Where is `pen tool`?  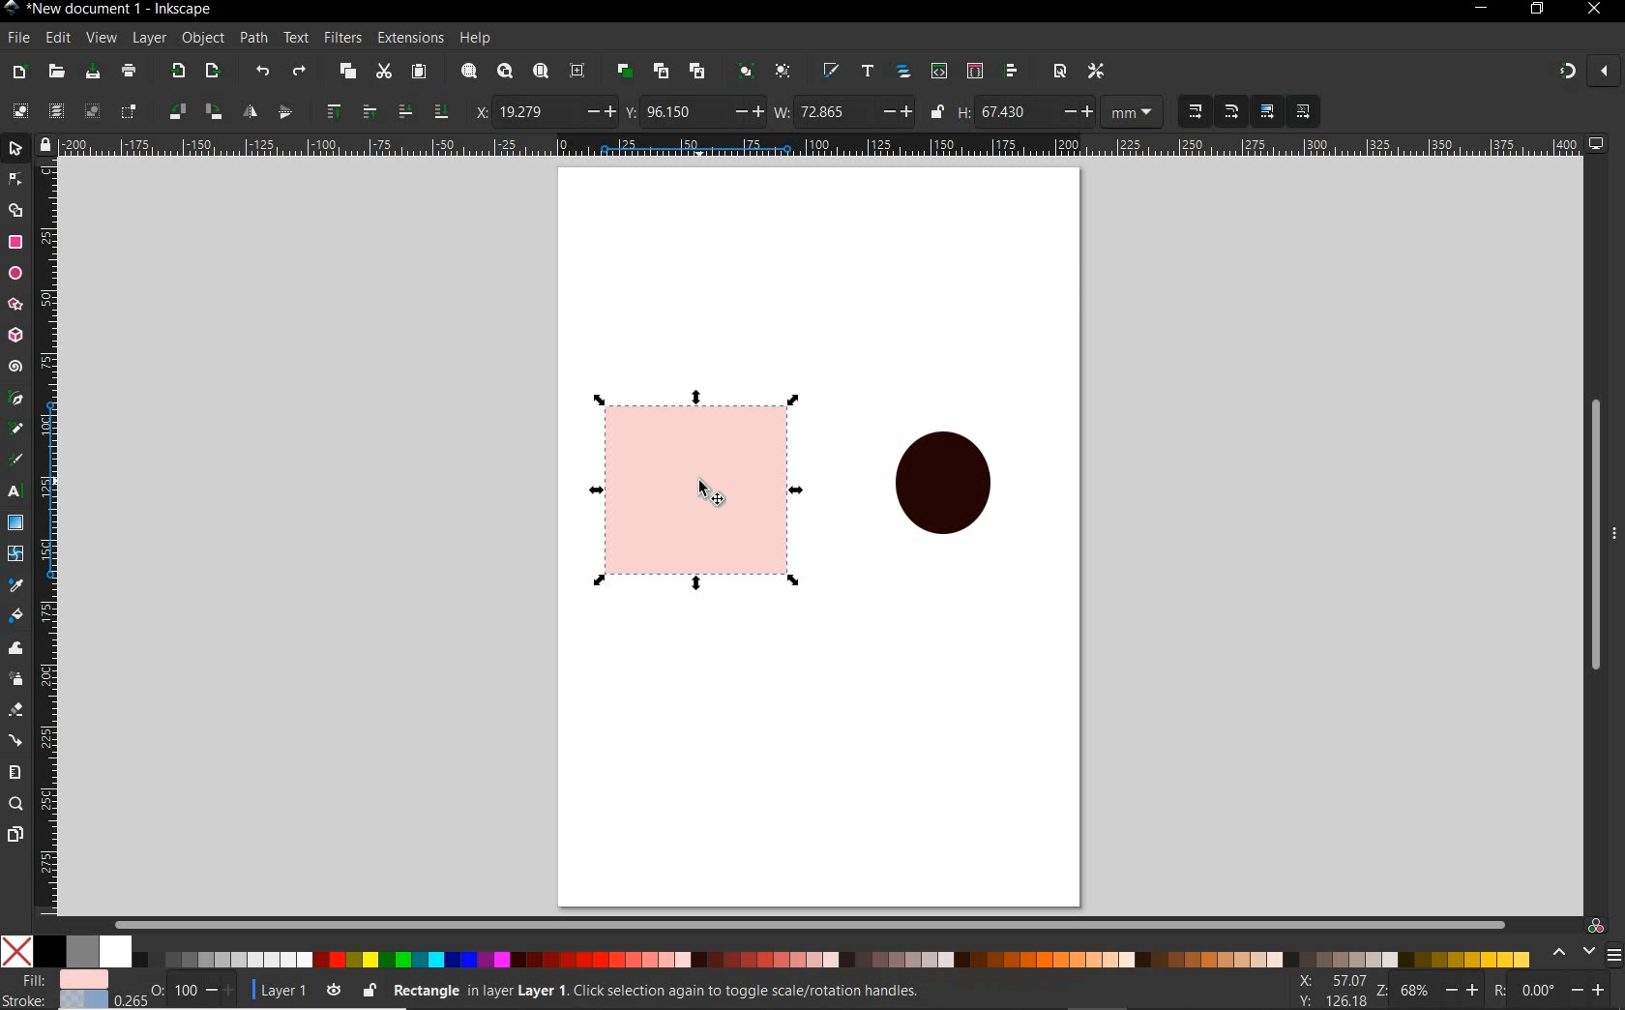 pen tool is located at coordinates (15, 397).